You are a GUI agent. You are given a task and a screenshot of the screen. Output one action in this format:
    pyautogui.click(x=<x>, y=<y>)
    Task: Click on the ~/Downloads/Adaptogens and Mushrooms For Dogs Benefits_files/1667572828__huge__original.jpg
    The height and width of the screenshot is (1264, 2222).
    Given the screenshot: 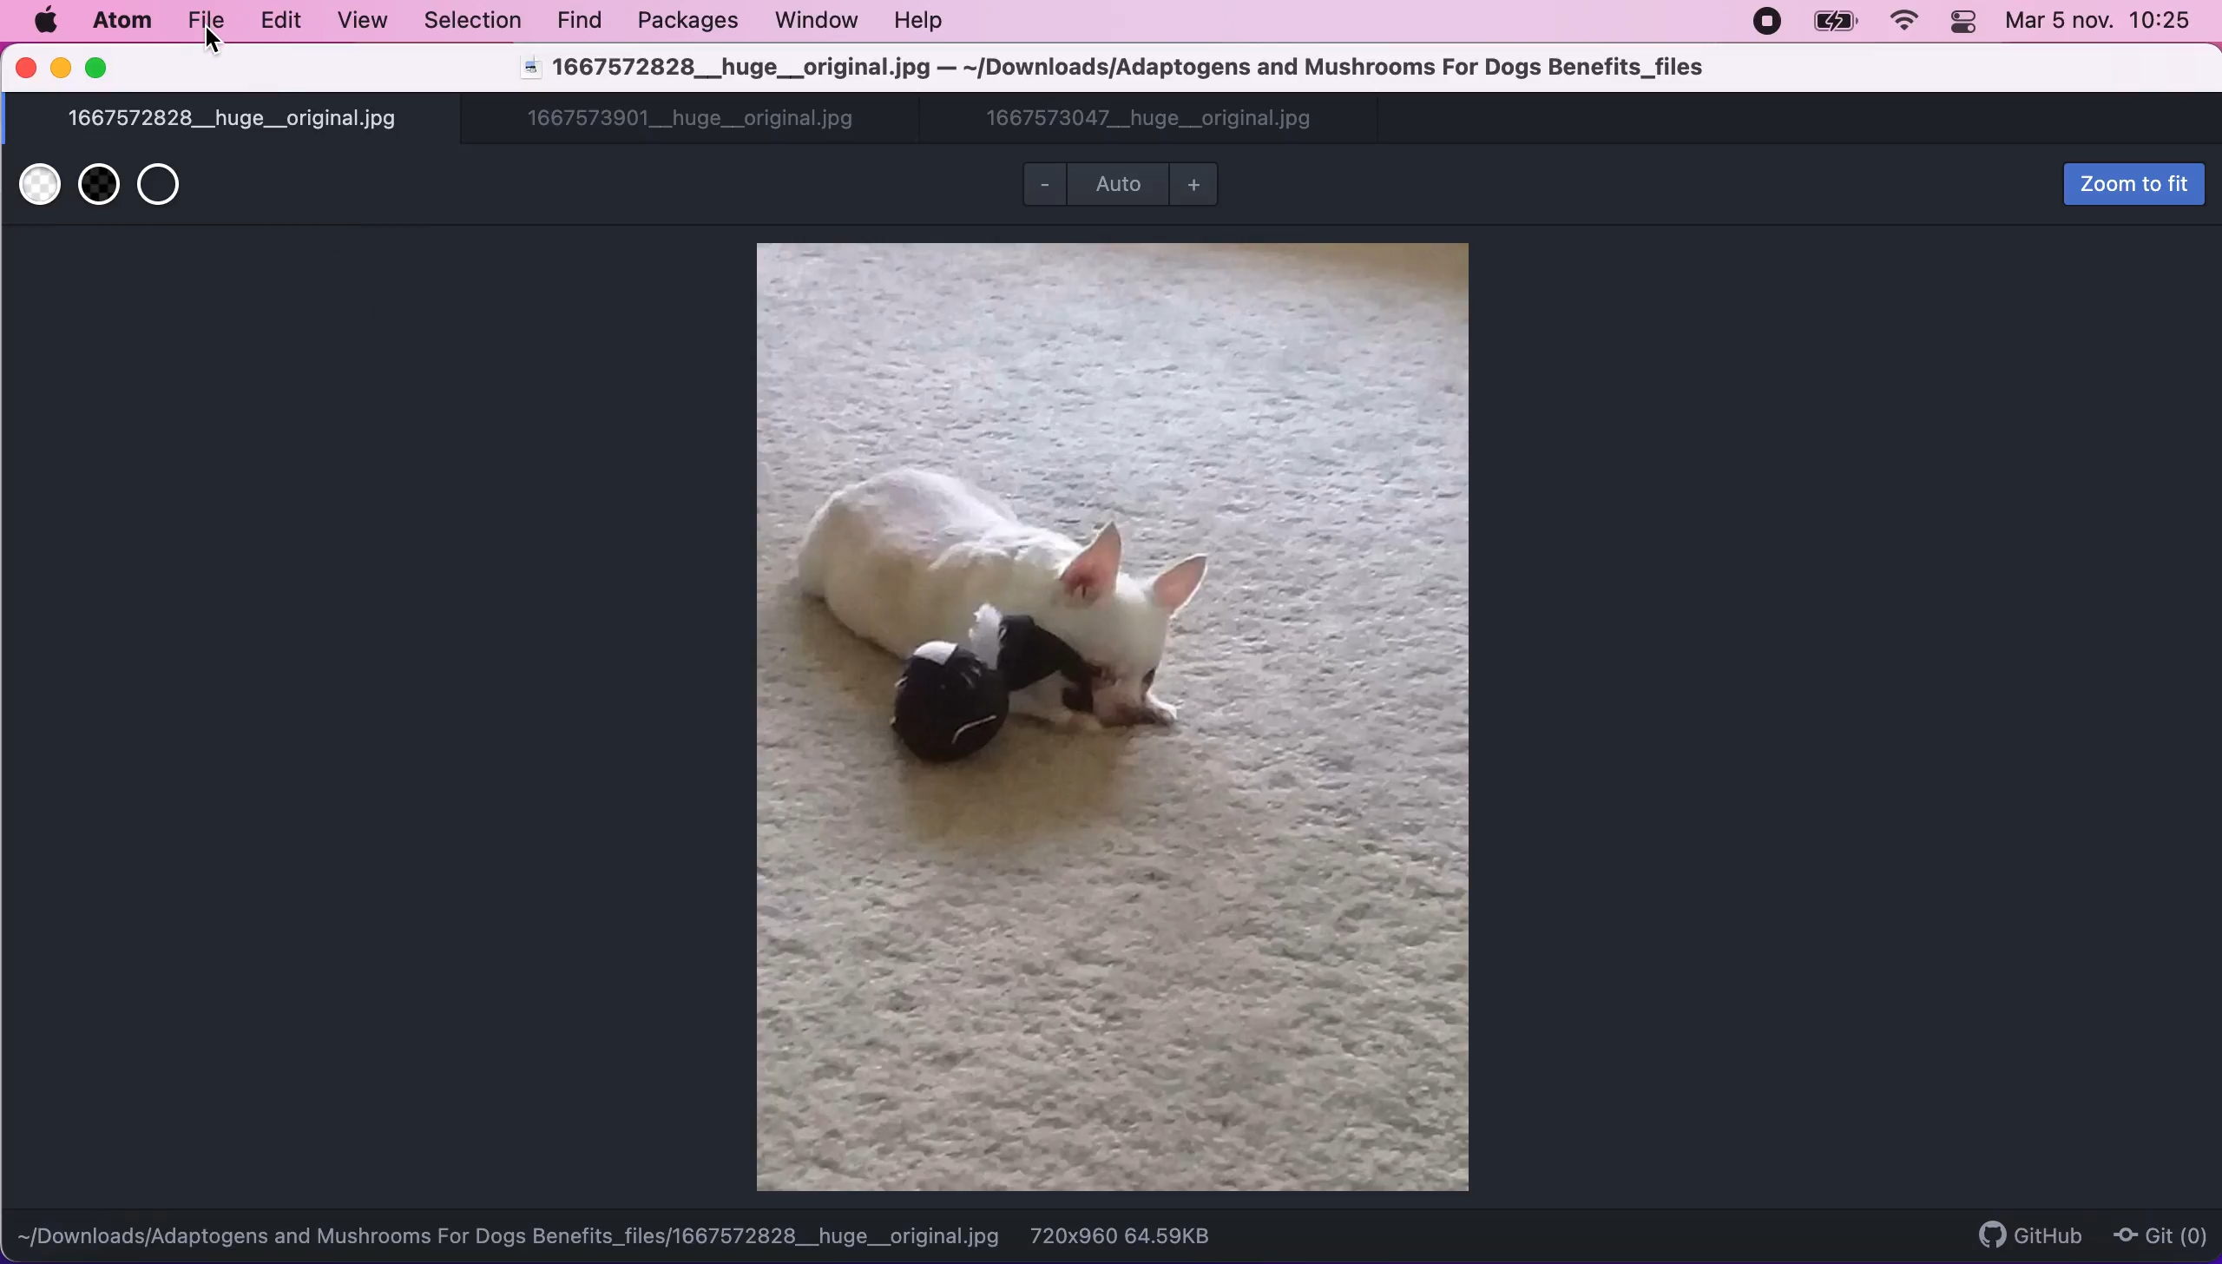 What is the action you would take?
    pyautogui.click(x=509, y=1237)
    